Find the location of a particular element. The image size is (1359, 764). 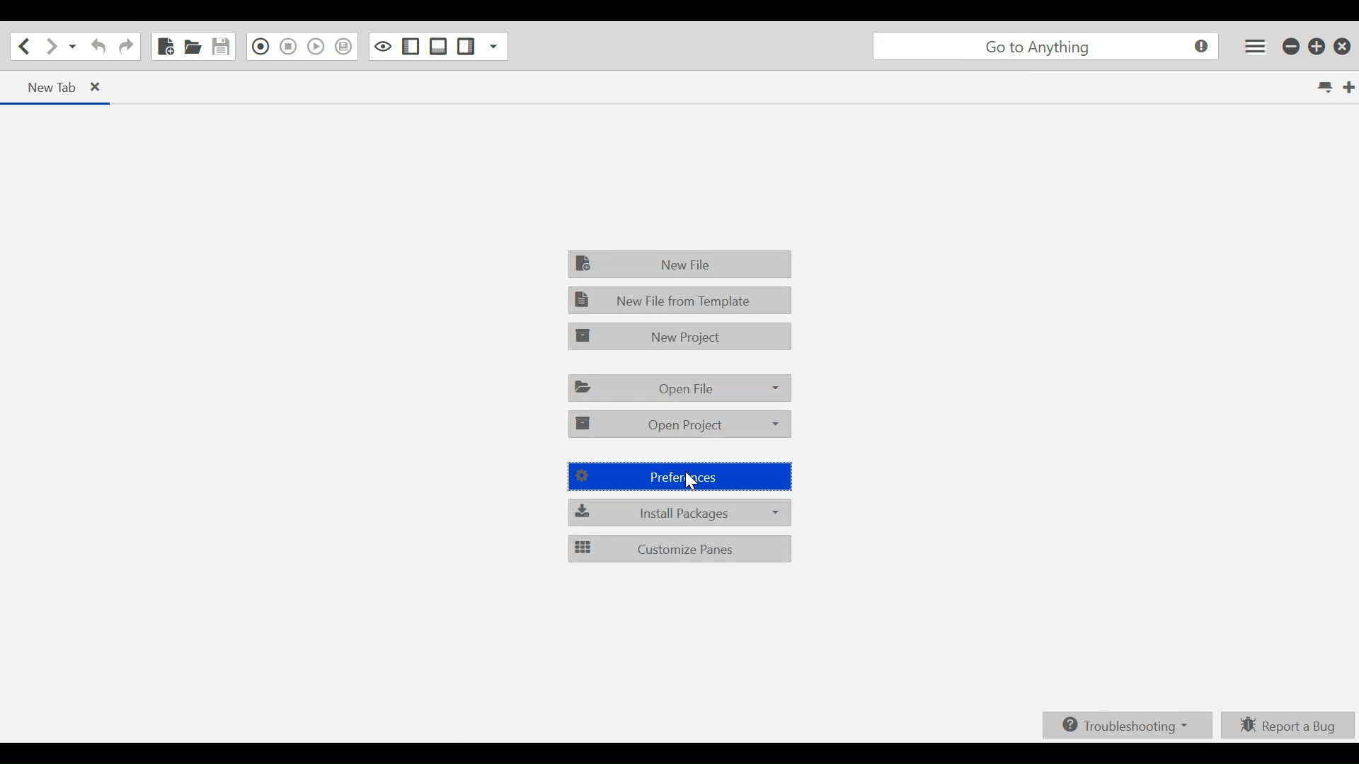

minimize is located at coordinates (1292, 47).